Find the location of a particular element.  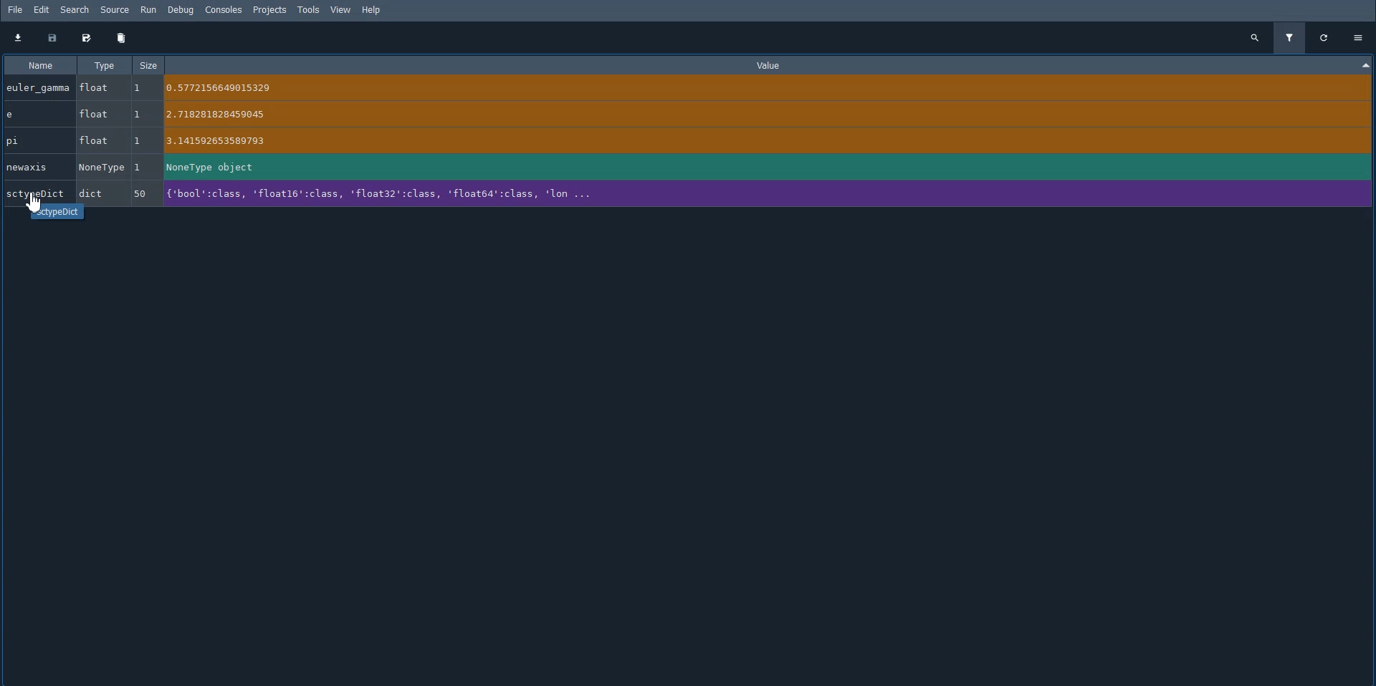

Projects is located at coordinates (269, 10).